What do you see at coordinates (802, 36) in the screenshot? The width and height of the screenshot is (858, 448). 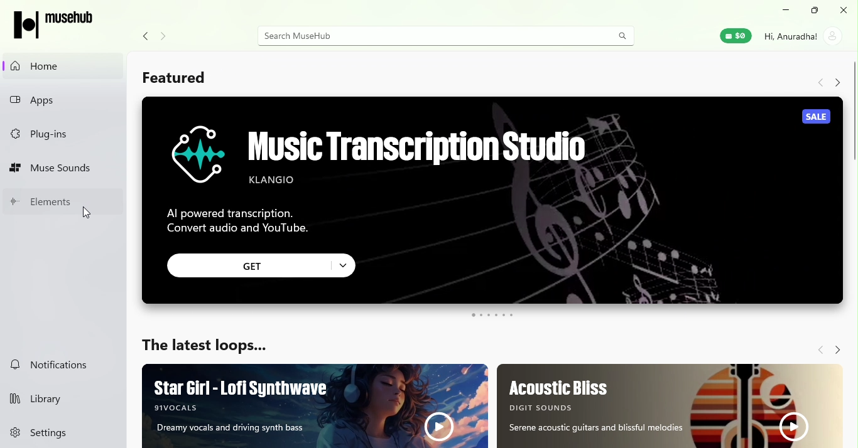 I see `Account` at bounding box center [802, 36].